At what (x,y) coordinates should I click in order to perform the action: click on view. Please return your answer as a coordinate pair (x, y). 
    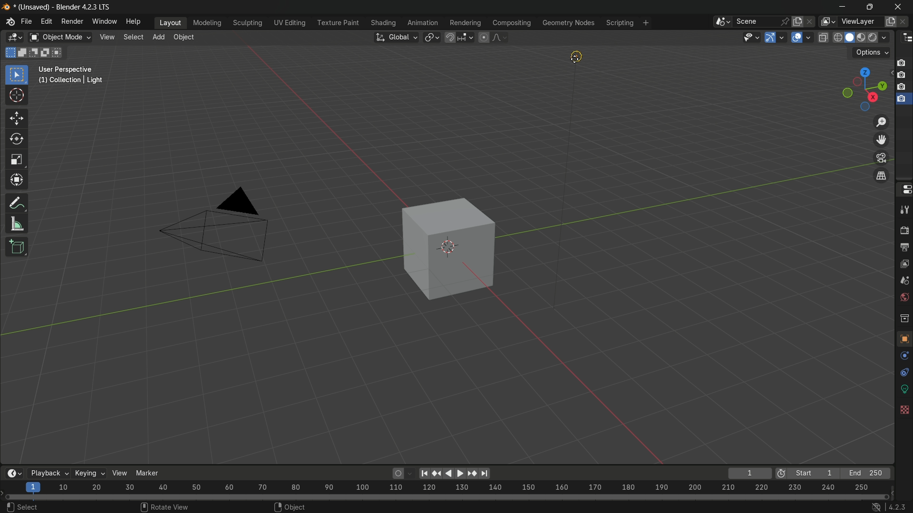
    Looking at the image, I should click on (107, 38).